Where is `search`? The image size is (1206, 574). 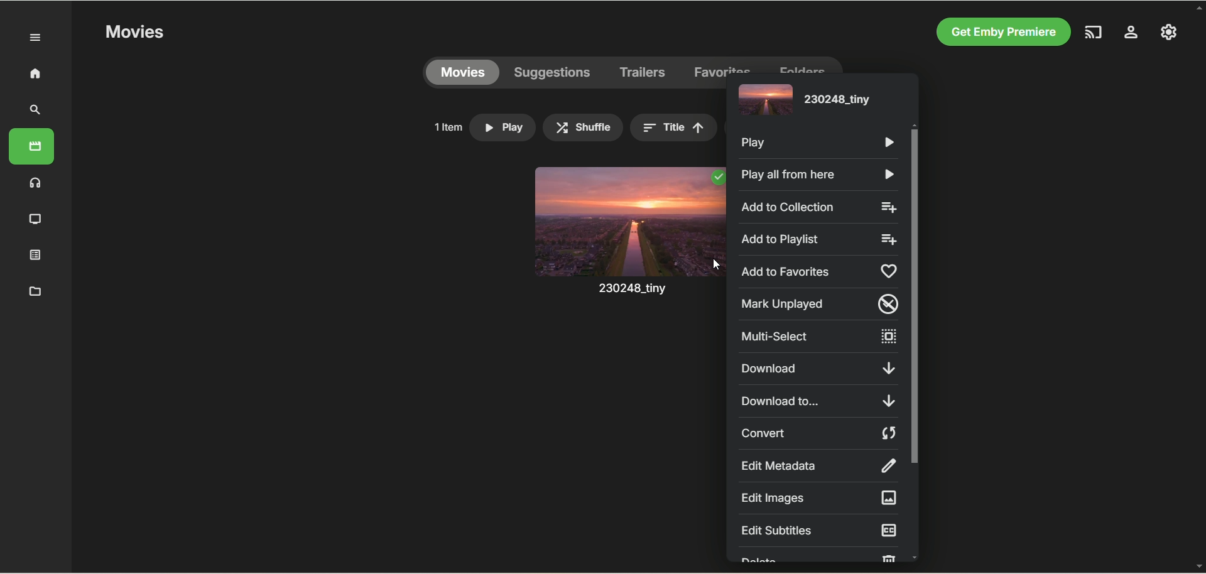 search is located at coordinates (36, 110).